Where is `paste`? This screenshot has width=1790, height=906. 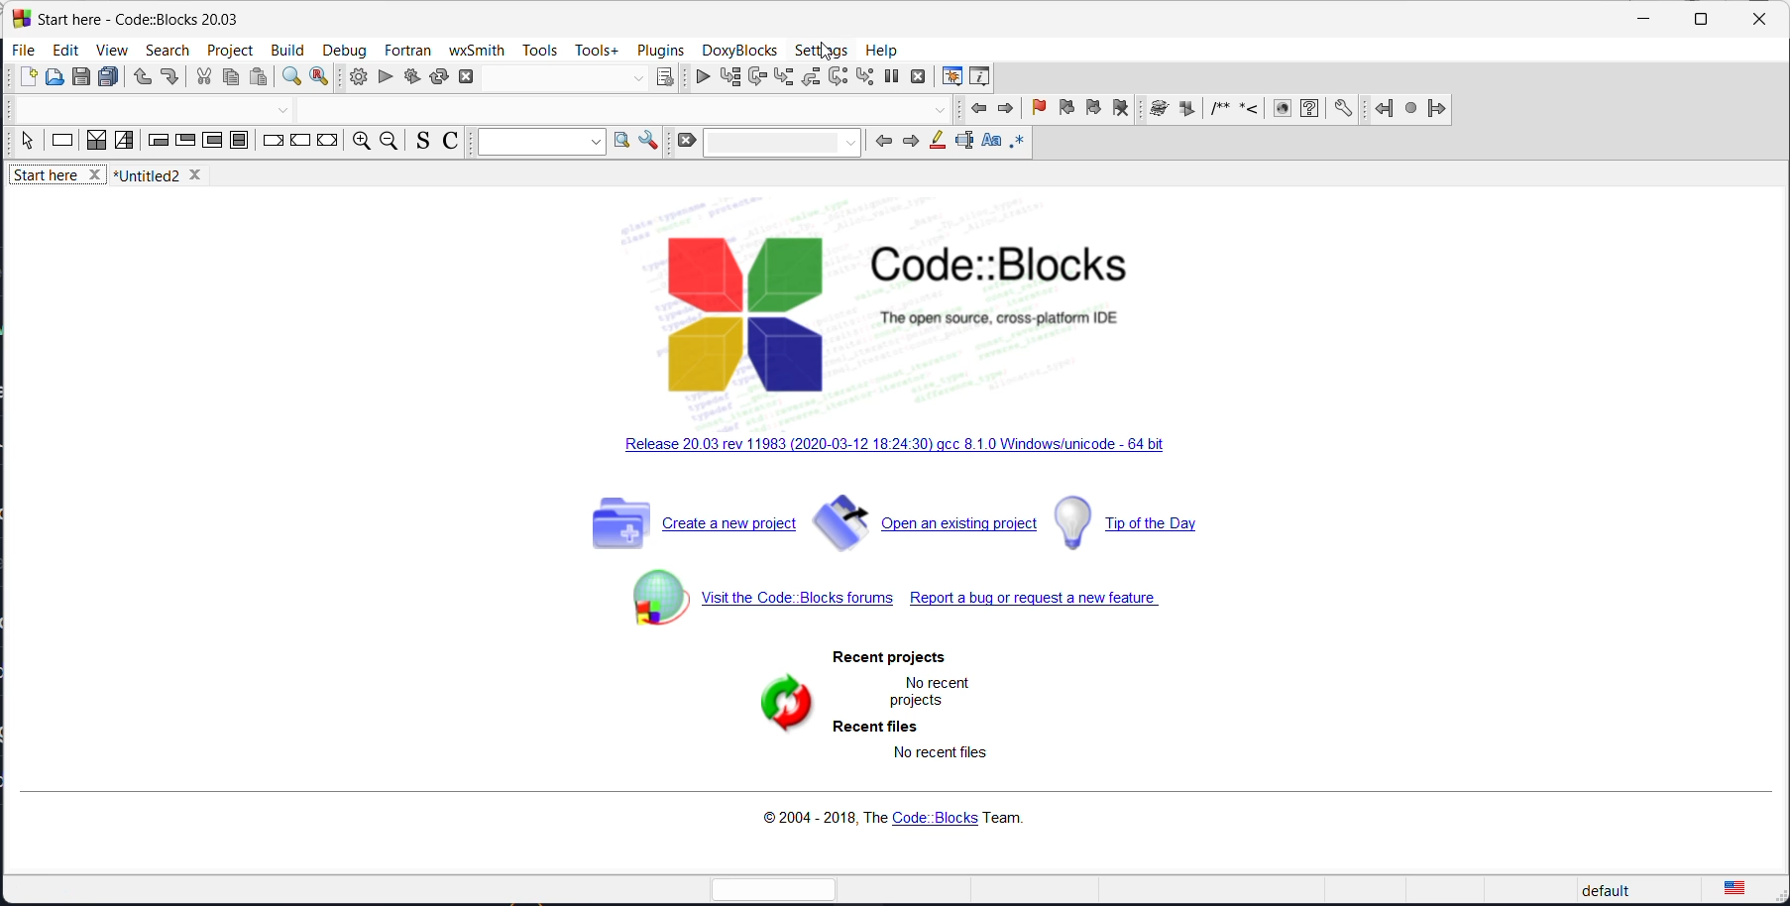 paste is located at coordinates (262, 78).